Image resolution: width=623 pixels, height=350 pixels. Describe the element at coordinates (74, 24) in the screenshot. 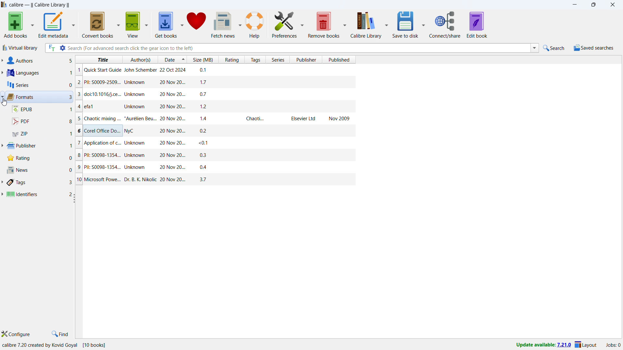

I see `edit metadata options` at that location.